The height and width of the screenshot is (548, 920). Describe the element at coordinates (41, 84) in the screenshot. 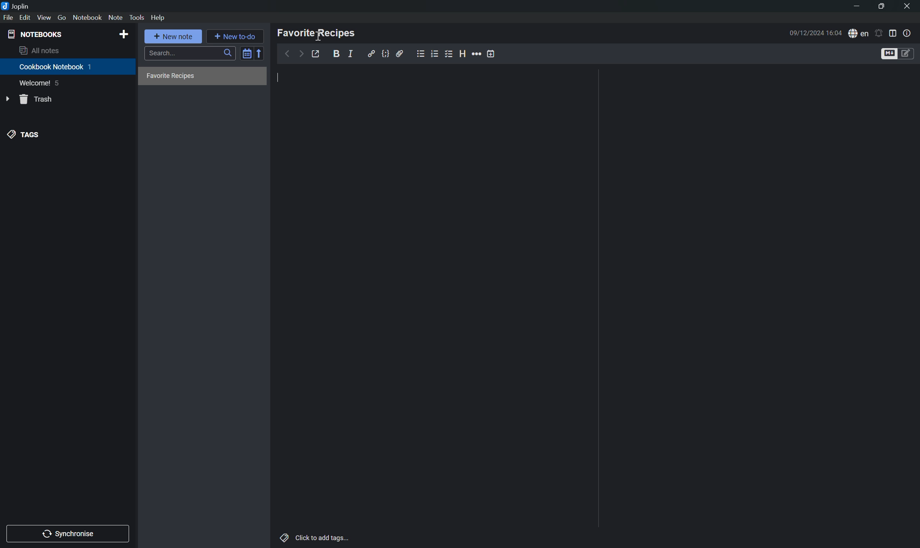

I see `Welcome! 5` at that location.